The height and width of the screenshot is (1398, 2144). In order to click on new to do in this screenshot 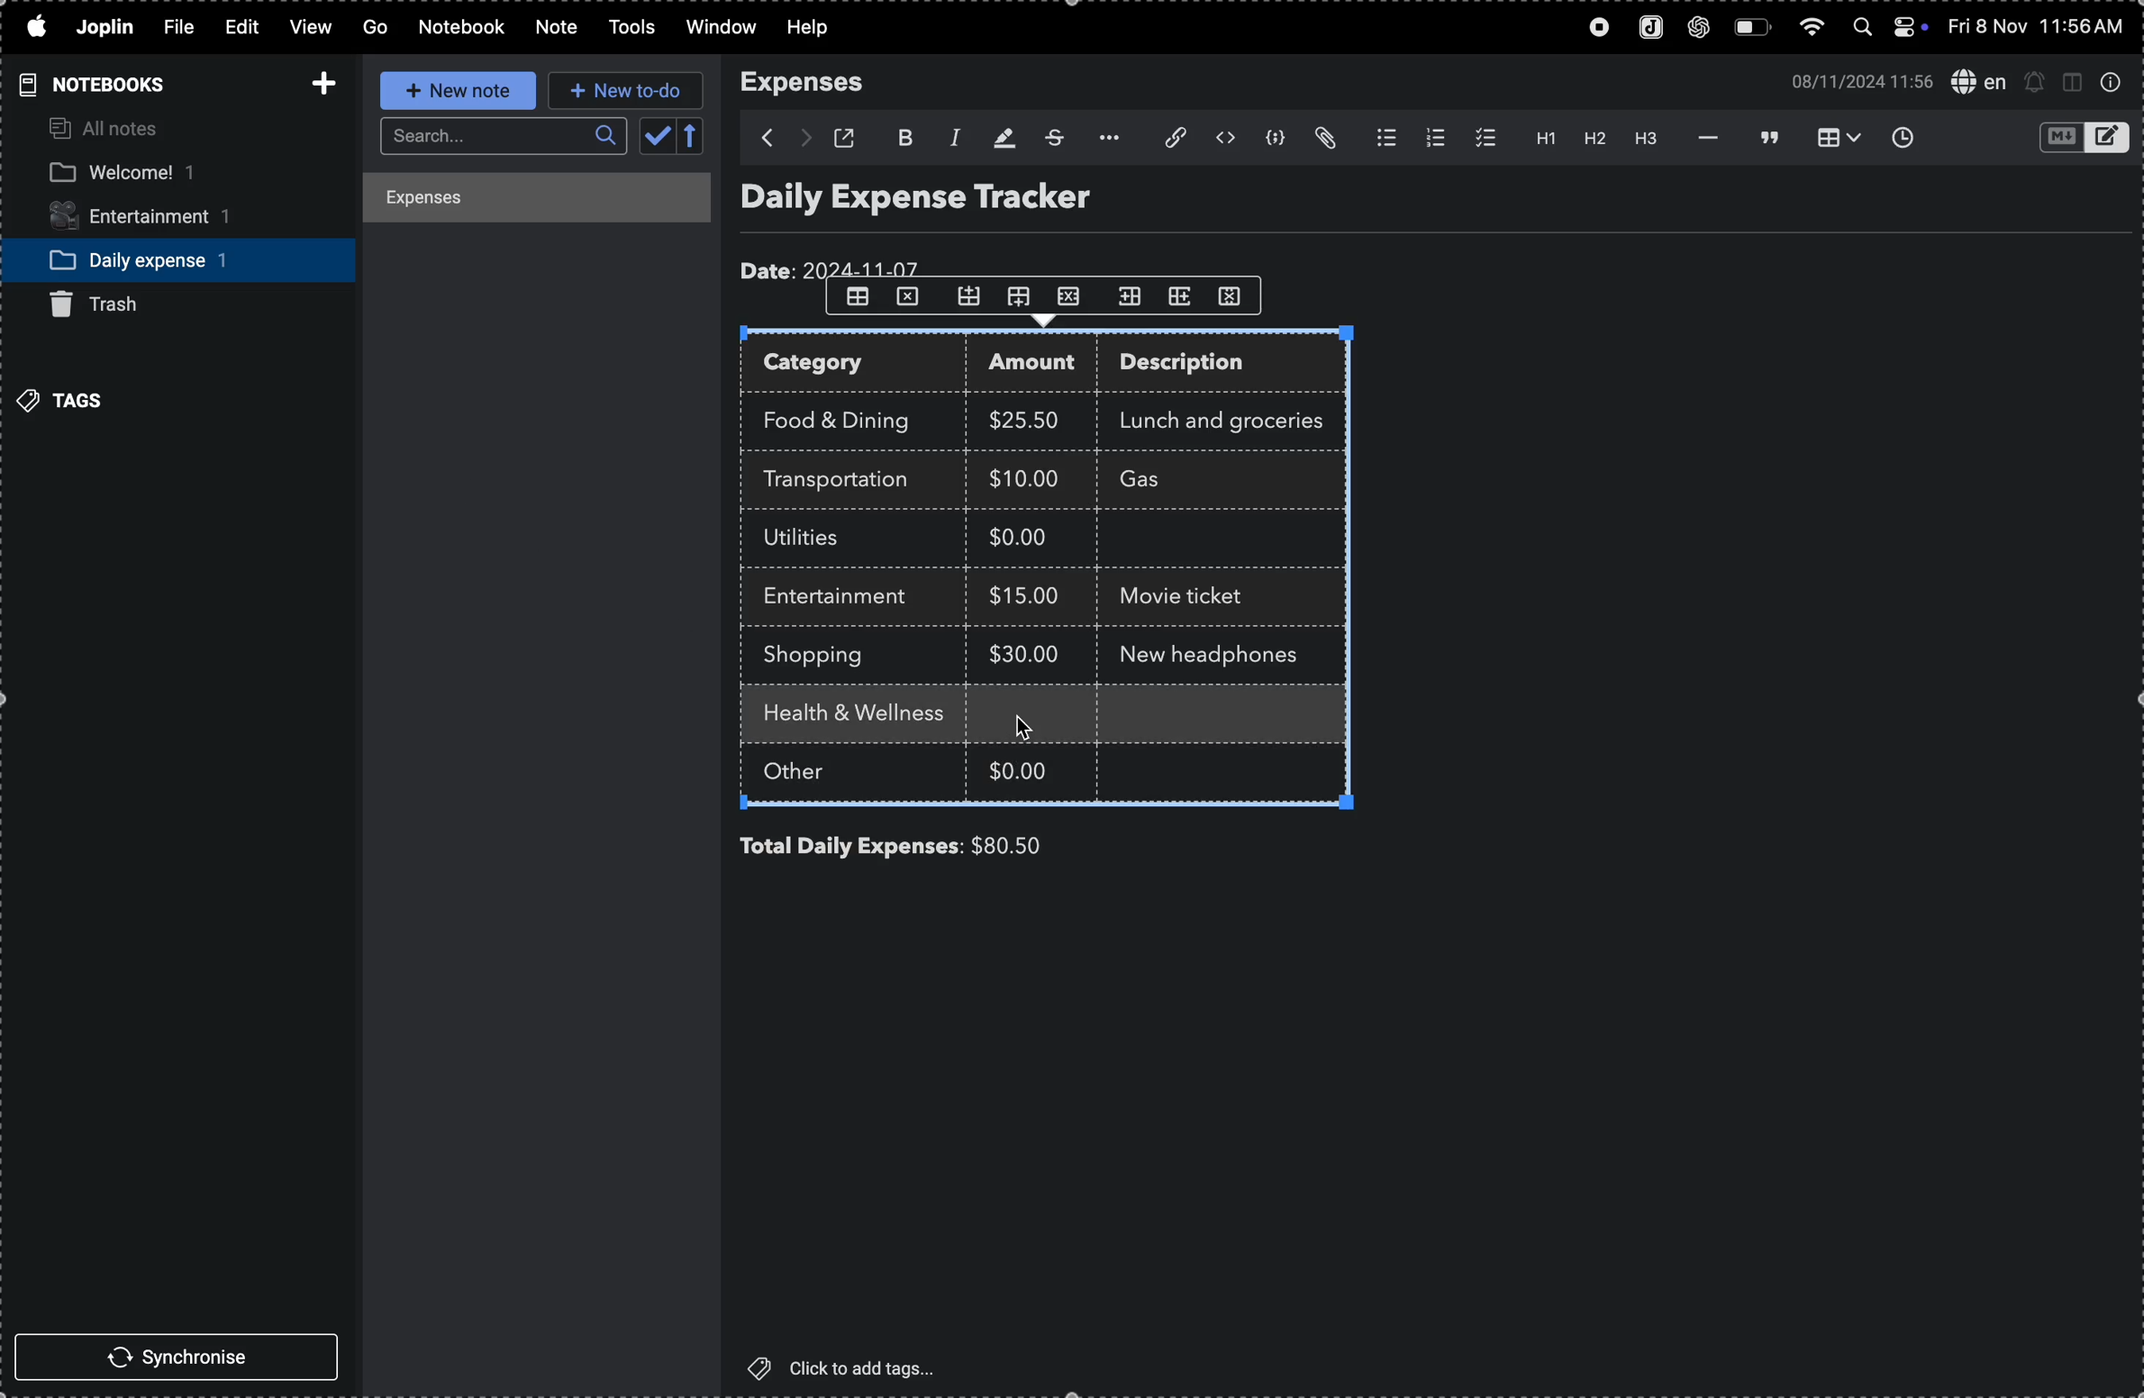, I will do `click(626, 91)`.